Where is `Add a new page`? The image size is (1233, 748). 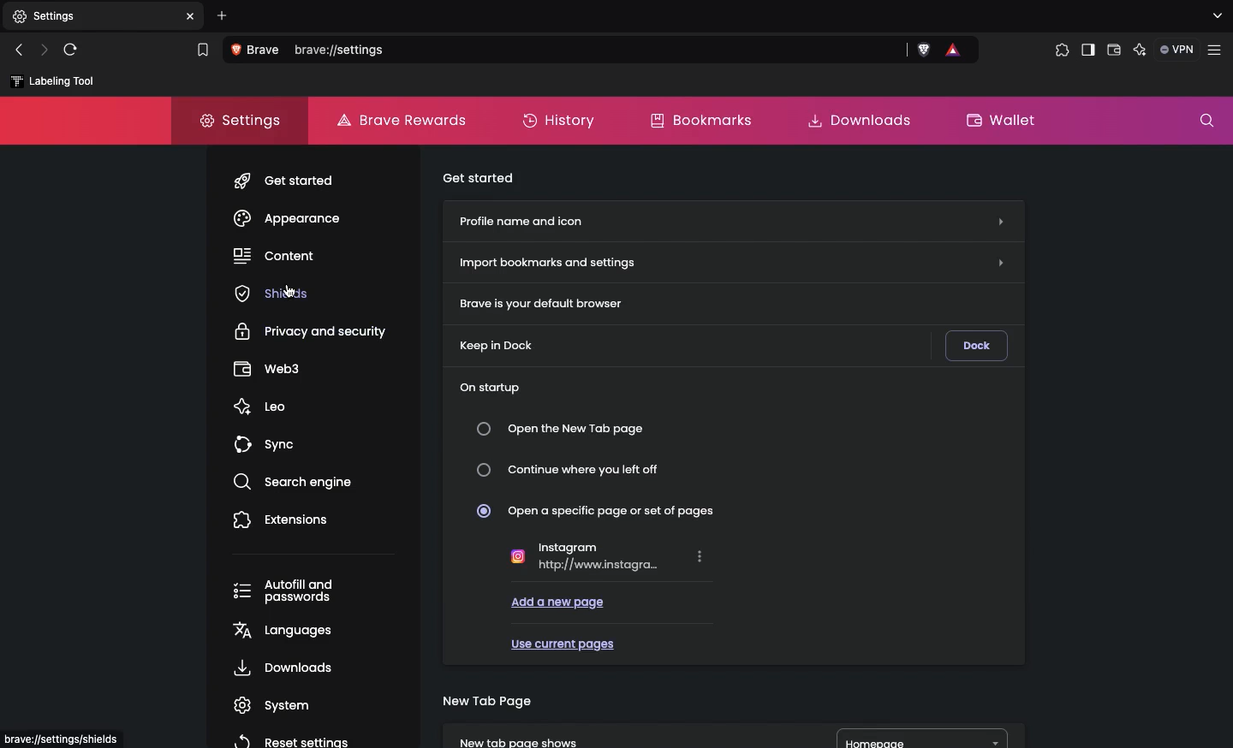
Add a new page is located at coordinates (557, 603).